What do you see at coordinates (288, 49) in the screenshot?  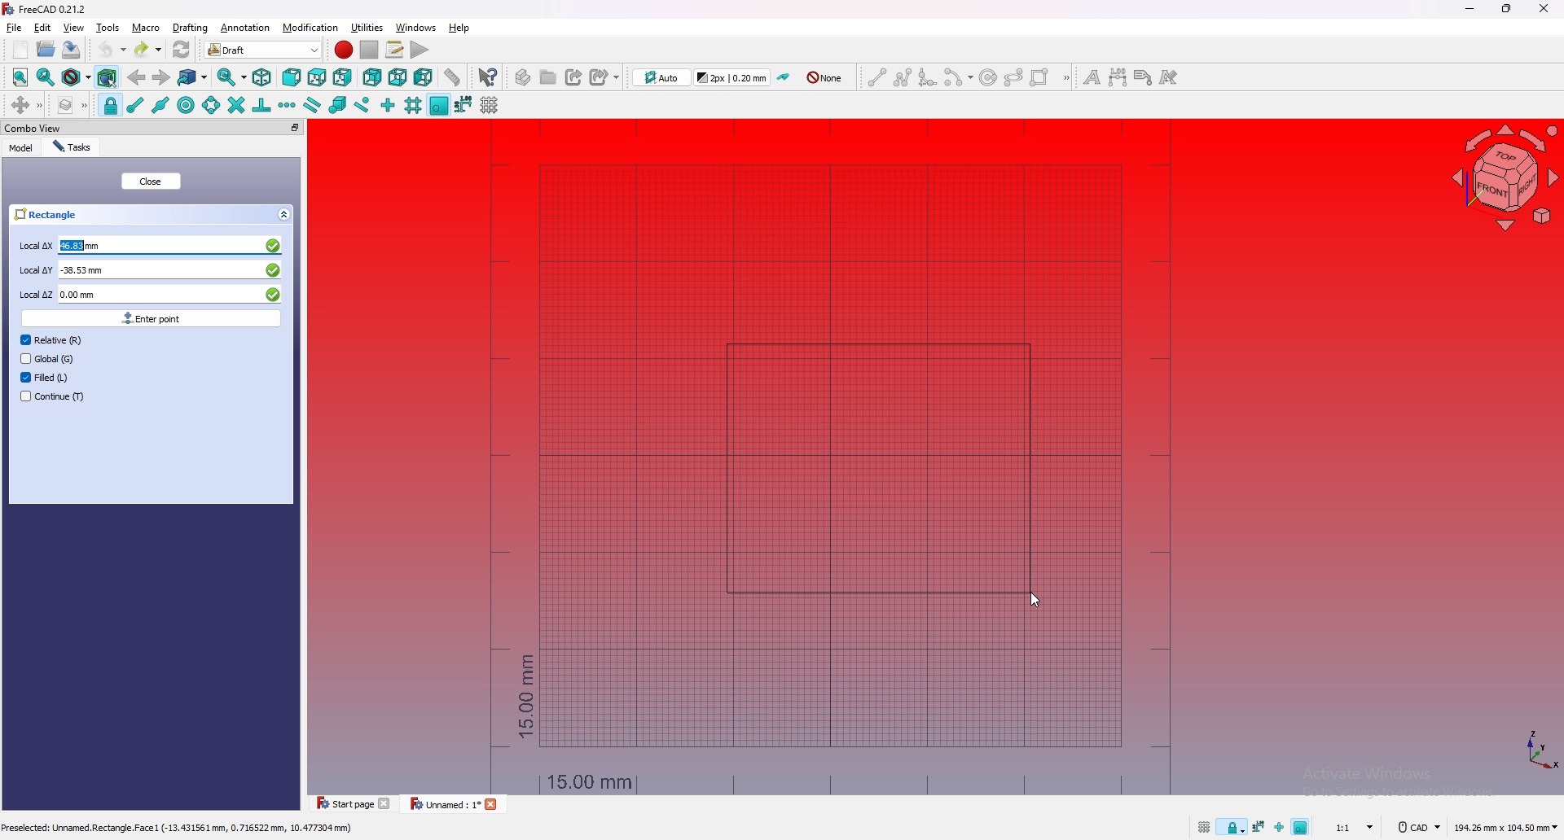 I see `switch between workbenches` at bounding box center [288, 49].